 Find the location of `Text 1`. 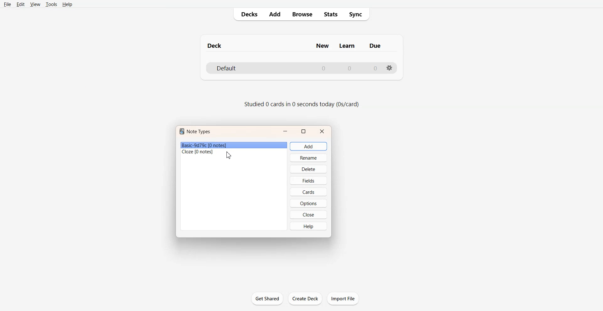

Text 1 is located at coordinates (296, 44).